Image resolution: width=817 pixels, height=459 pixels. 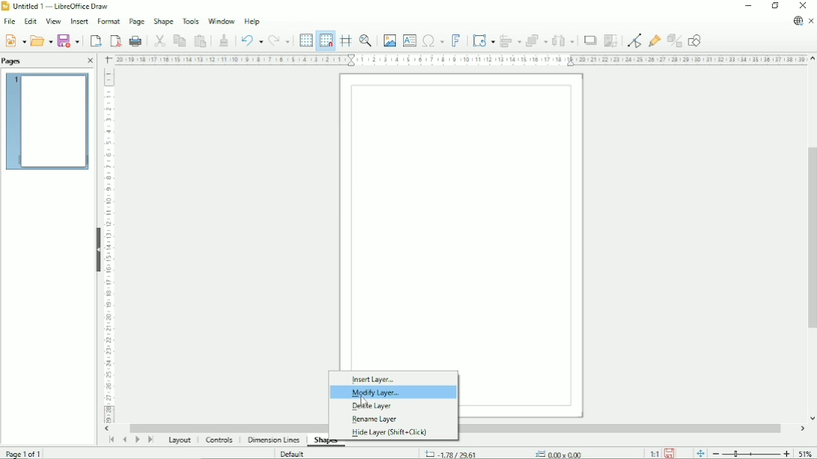 What do you see at coordinates (324, 440) in the screenshot?
I see `Shapes` at bounding box center [324, 440].